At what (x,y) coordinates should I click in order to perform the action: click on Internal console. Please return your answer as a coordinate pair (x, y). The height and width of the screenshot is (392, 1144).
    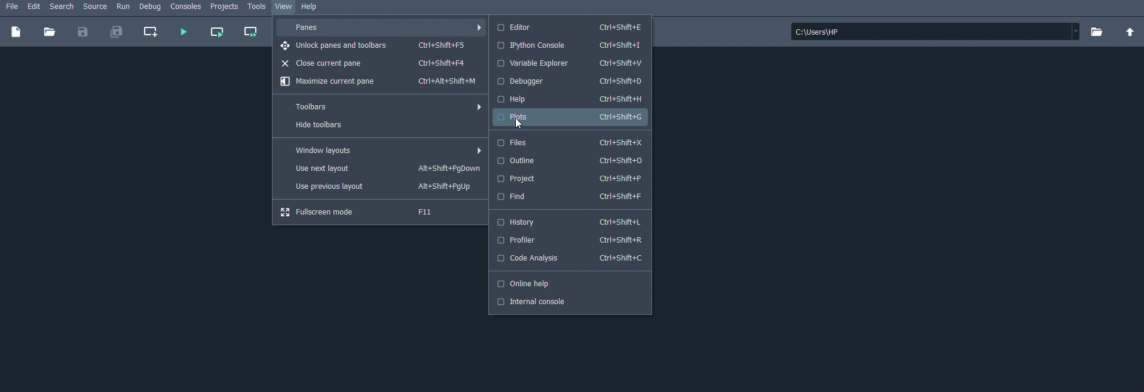
    Looking at the image, I should click on (537, 302).